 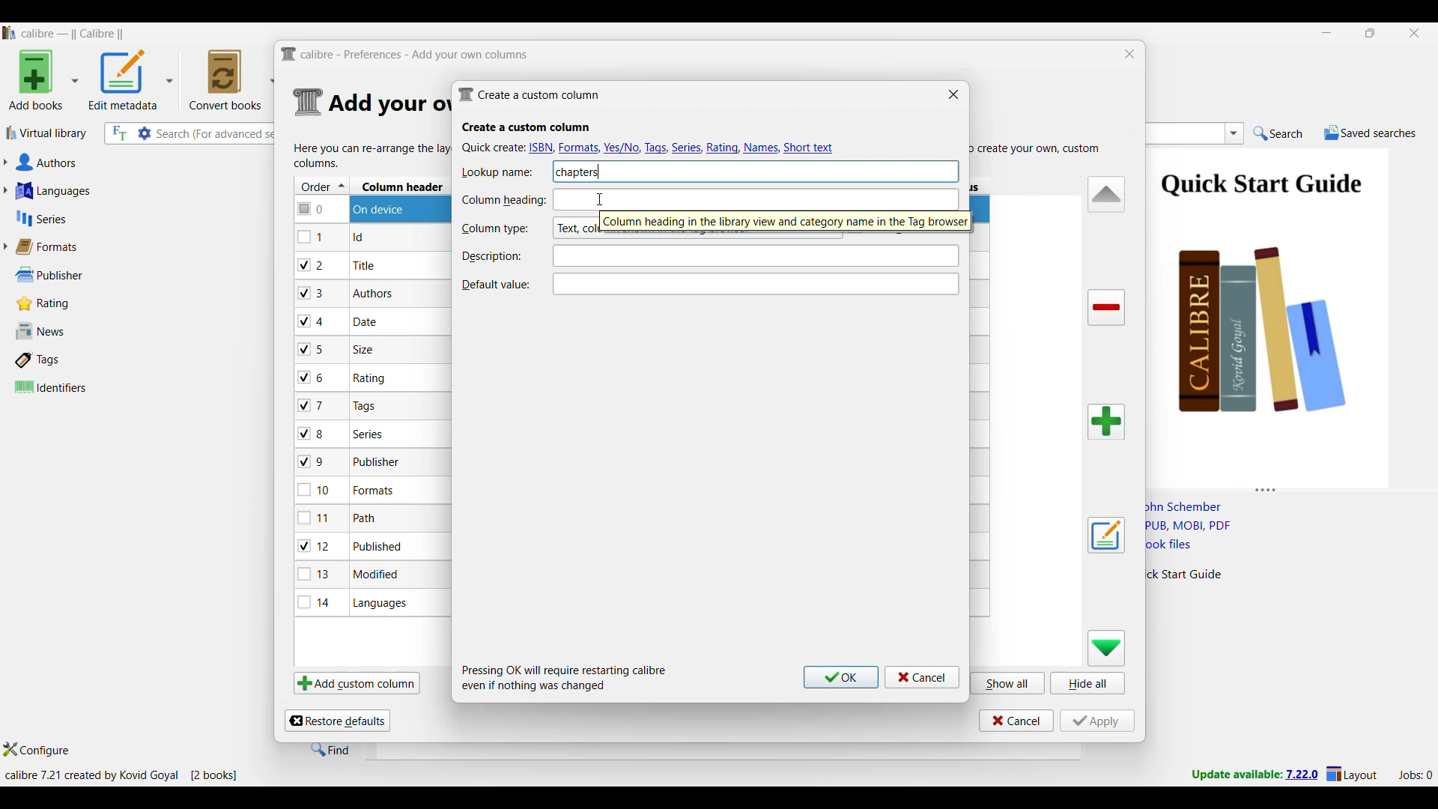 What do you see at coordinates (315, 574) in the screenshot?
I see `checkbox - 13` at bounding box center [315, 574].